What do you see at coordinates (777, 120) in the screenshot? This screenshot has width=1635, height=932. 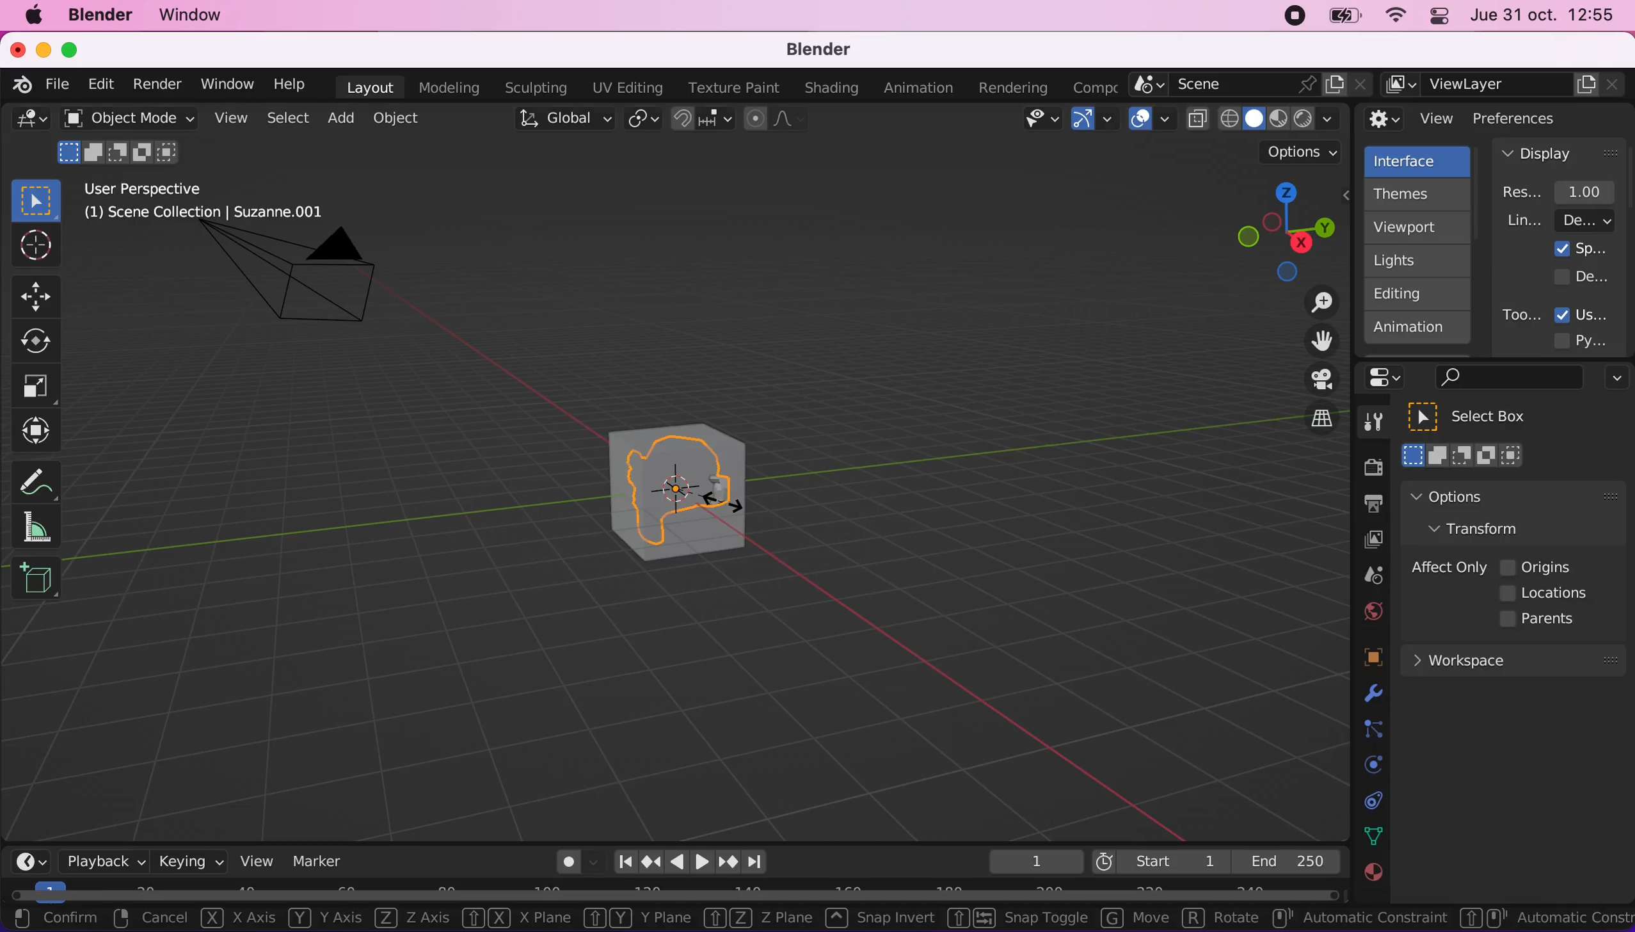 I see `proportional editing objects` at bounding box center [777, 120].